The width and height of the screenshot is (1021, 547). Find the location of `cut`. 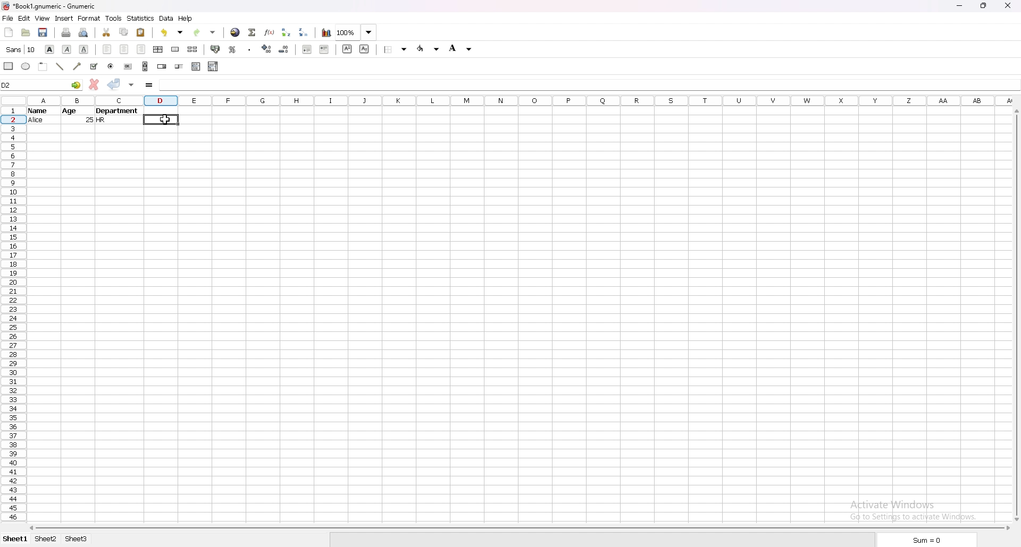

cut is located at coordinates (106, 32).